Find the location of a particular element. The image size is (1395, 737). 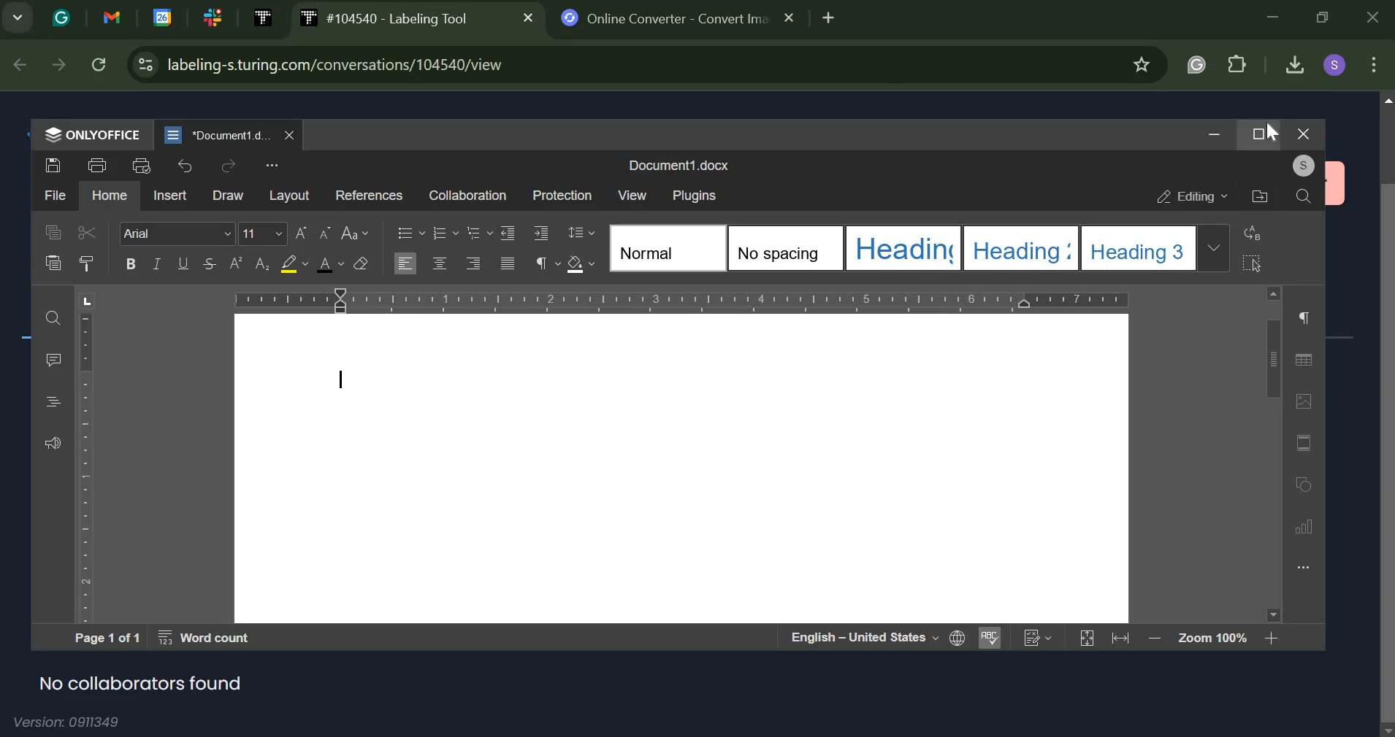

logo is located at coordinates (264, 18).